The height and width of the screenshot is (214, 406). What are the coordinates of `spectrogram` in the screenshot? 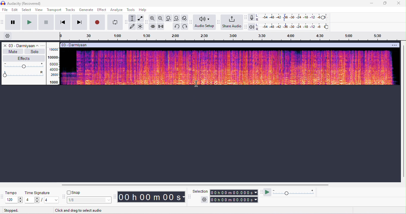 It's located at (230, 66).